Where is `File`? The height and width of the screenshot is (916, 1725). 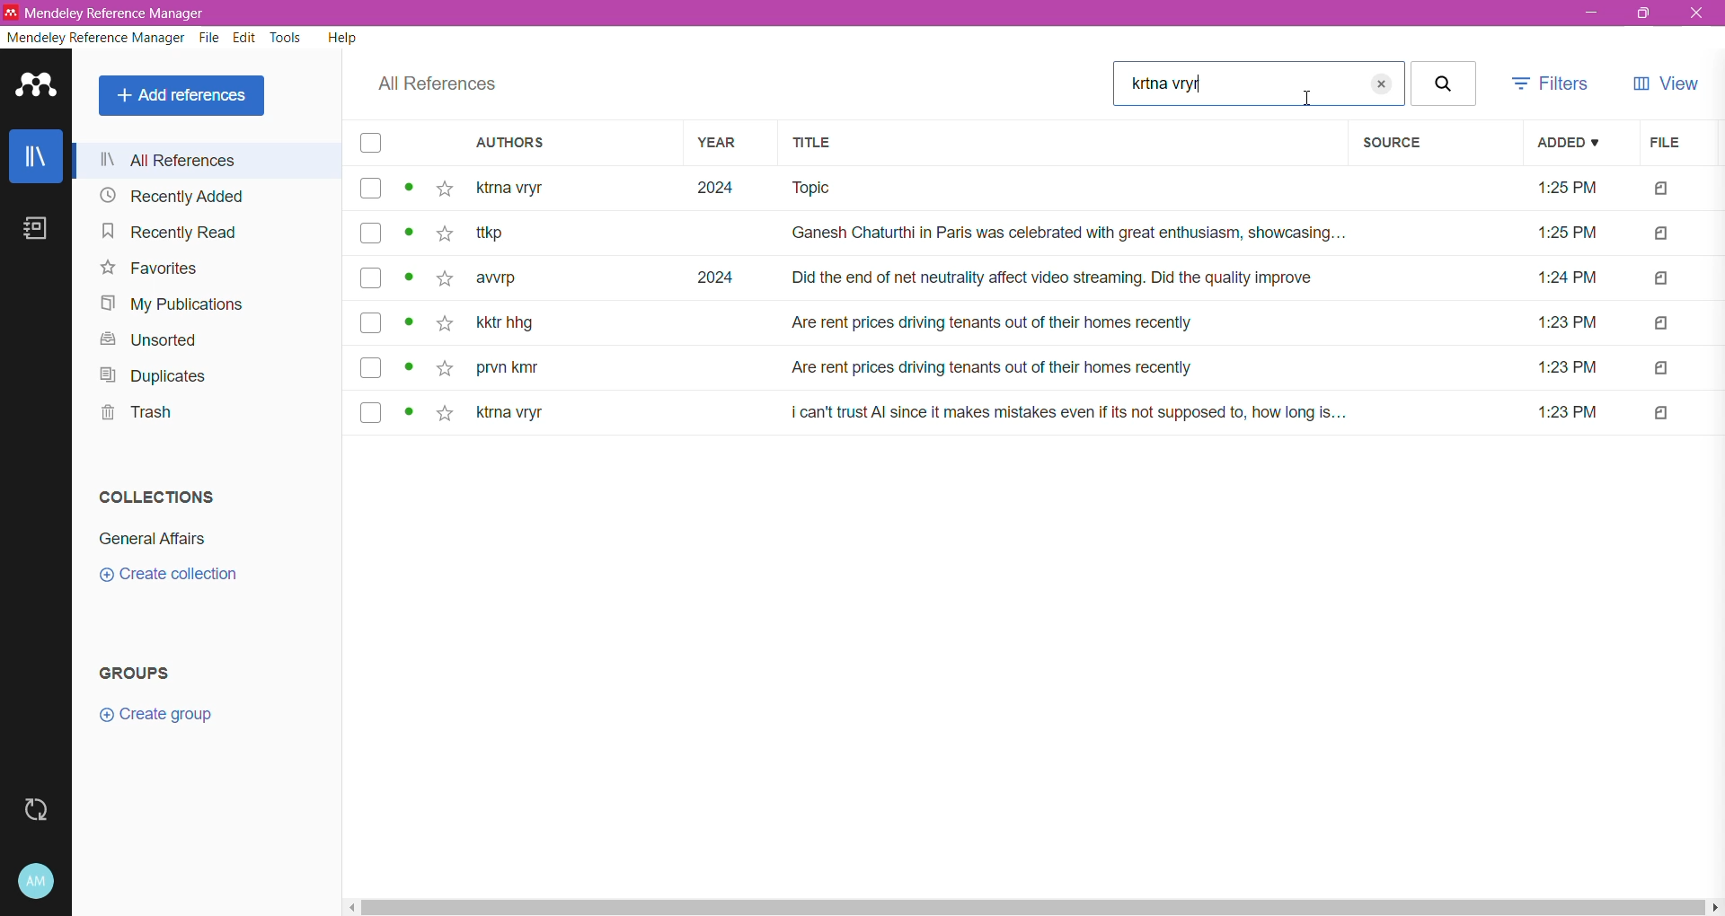 File is located at coordinates (1669, 144).